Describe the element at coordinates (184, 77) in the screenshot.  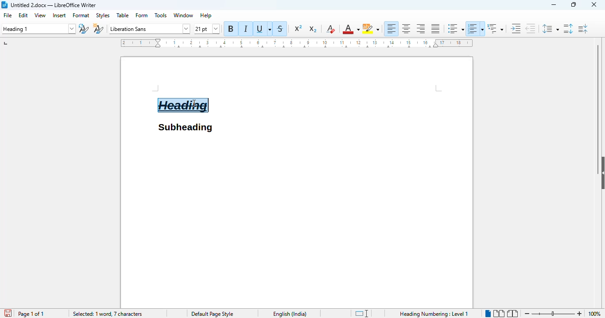
I see `Document` at that location.